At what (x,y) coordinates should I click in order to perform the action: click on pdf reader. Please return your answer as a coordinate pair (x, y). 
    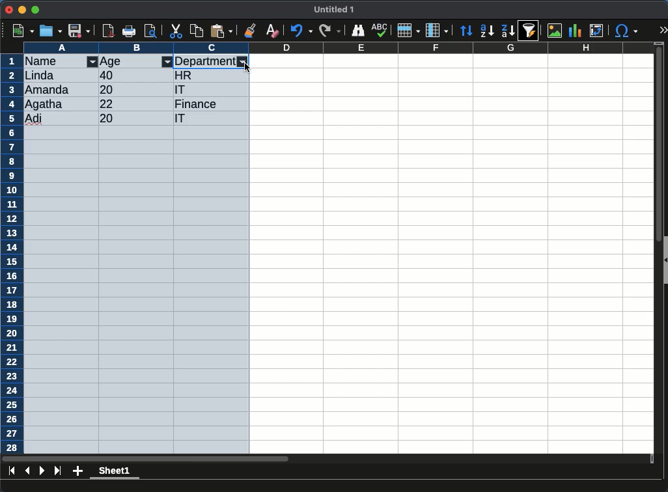
    Looking at the image, I should click on (108, 32).